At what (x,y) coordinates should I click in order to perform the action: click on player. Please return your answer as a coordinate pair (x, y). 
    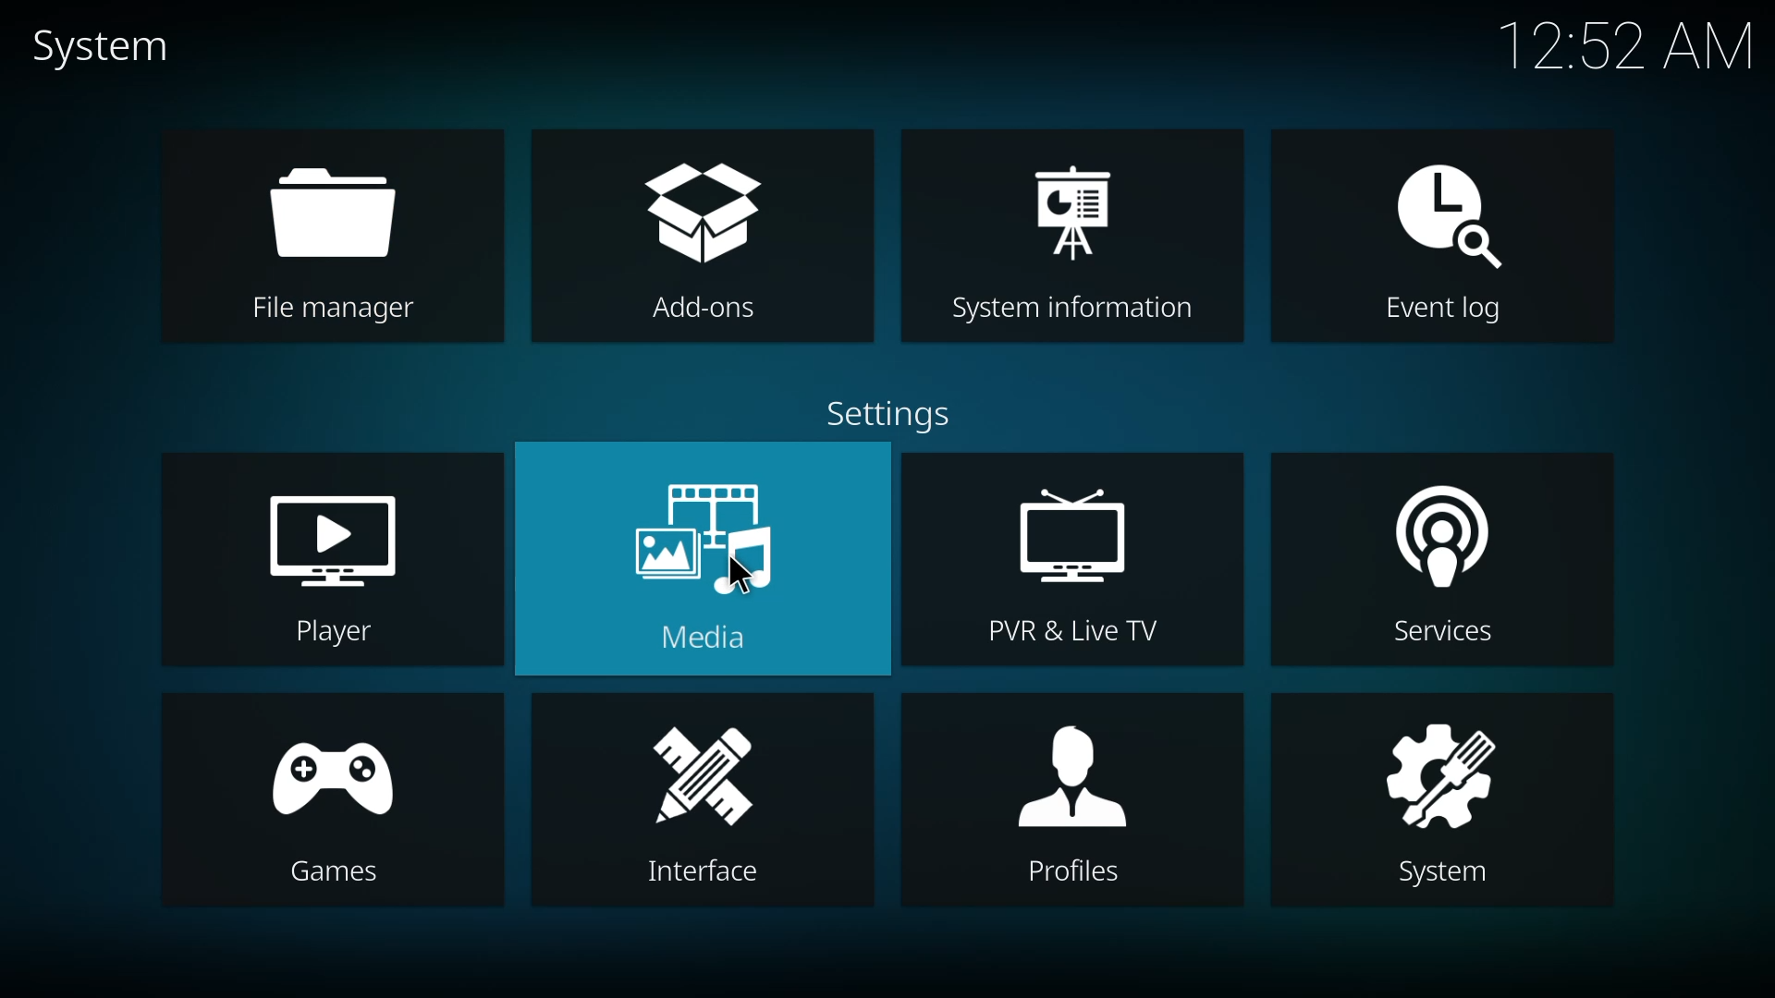
    Looking at the image, I should click on (327, 533).